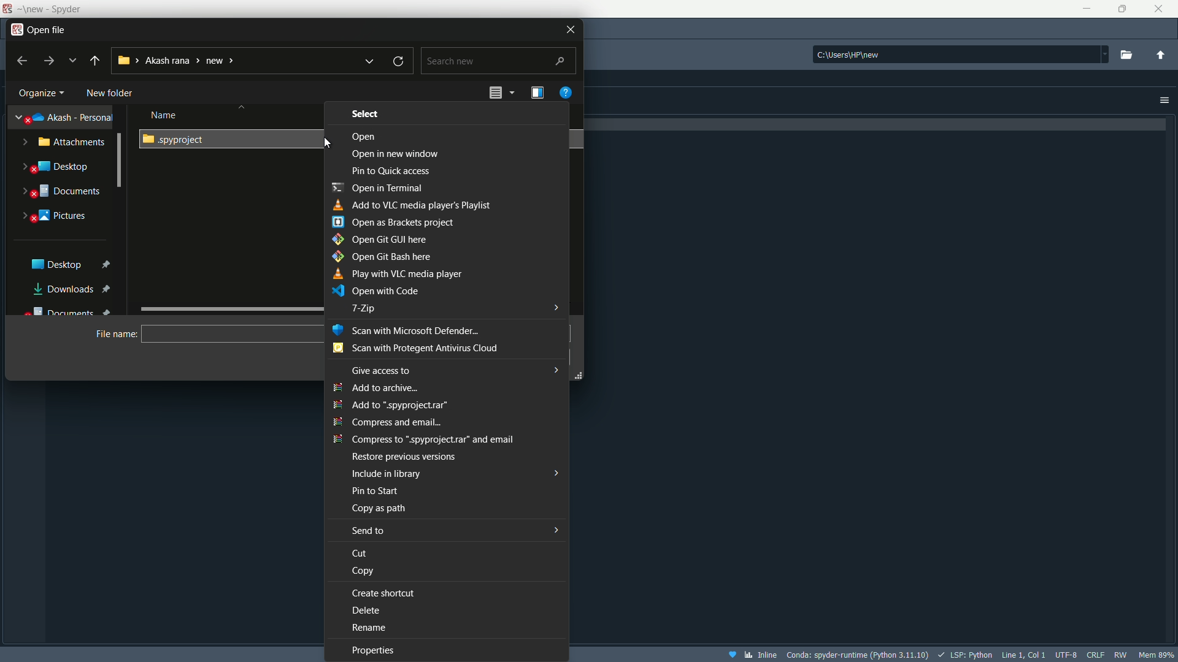  What do you see at coordinates (63, 141) in the screenshot?
I see `Attachments` at bounding box center [63, 141].